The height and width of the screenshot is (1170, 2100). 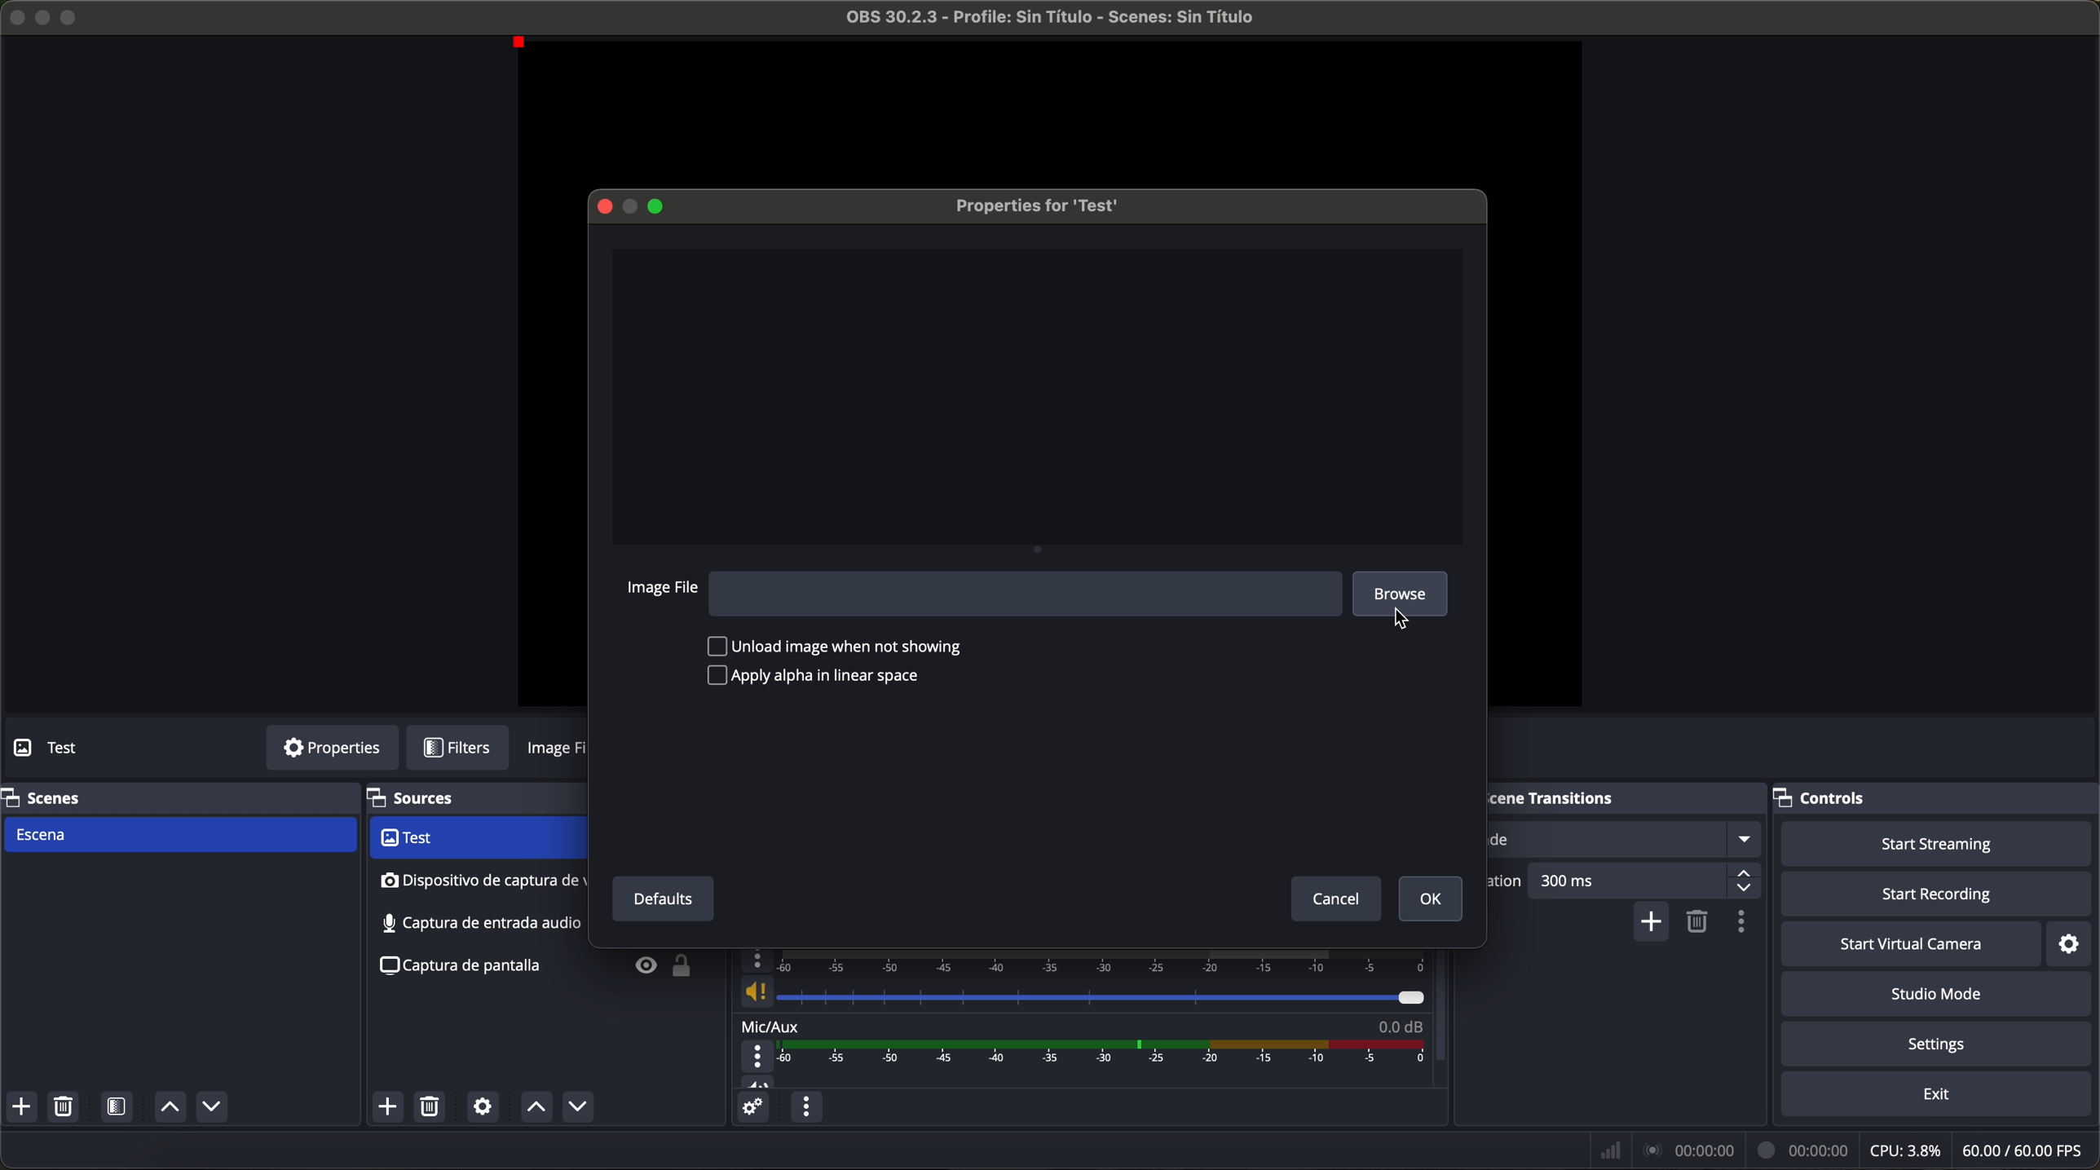 I want to click on scene, so click(x=179, y=836).